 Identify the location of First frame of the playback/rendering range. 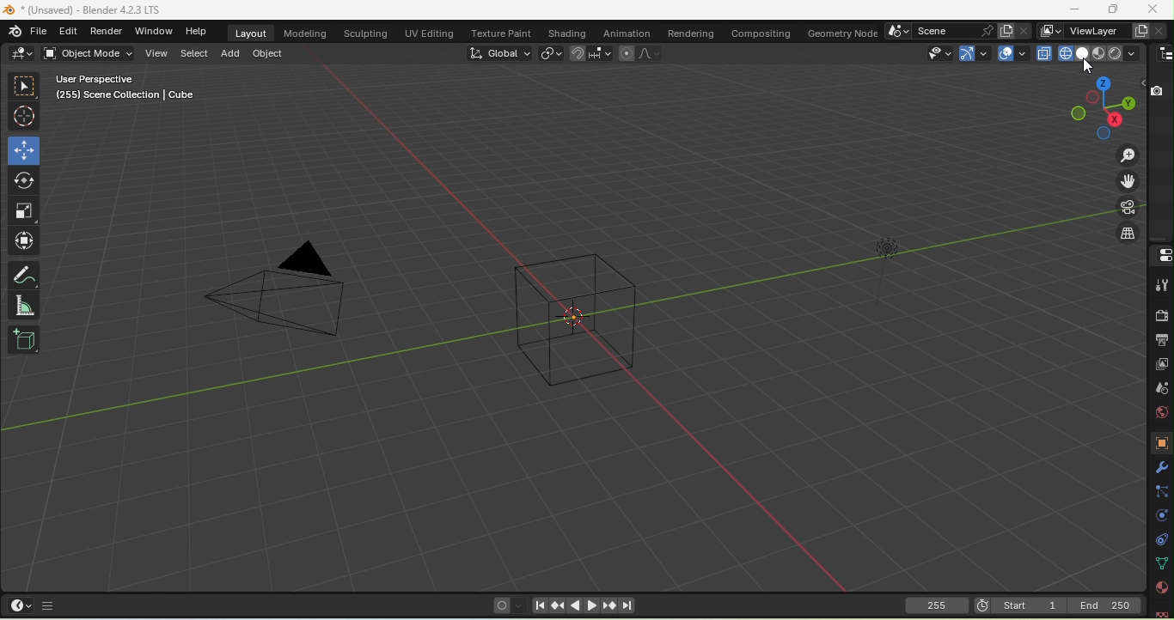
(1029, 605).